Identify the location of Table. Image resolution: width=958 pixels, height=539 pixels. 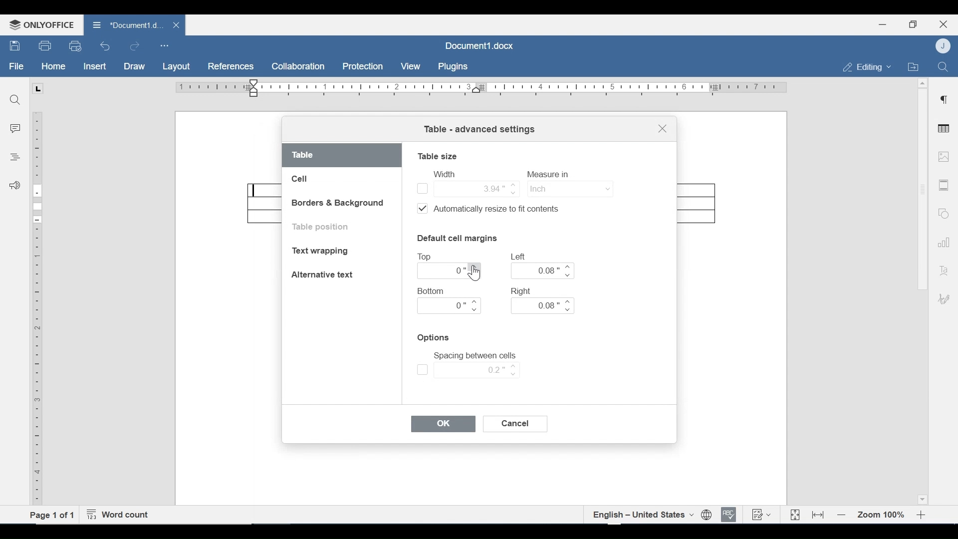
(342, 156).